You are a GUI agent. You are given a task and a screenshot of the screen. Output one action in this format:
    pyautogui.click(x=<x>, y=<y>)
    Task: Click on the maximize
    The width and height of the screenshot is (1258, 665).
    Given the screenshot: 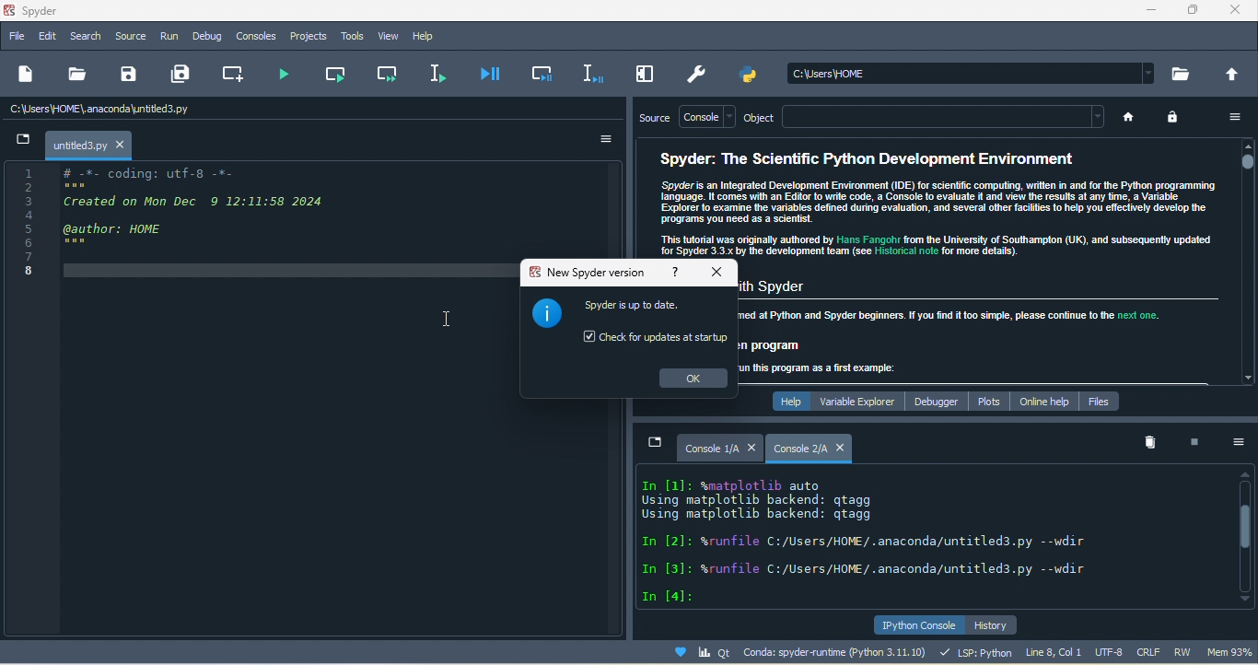 What is the action you would take?
    pyautogui.click(x=1193, y=11)
    